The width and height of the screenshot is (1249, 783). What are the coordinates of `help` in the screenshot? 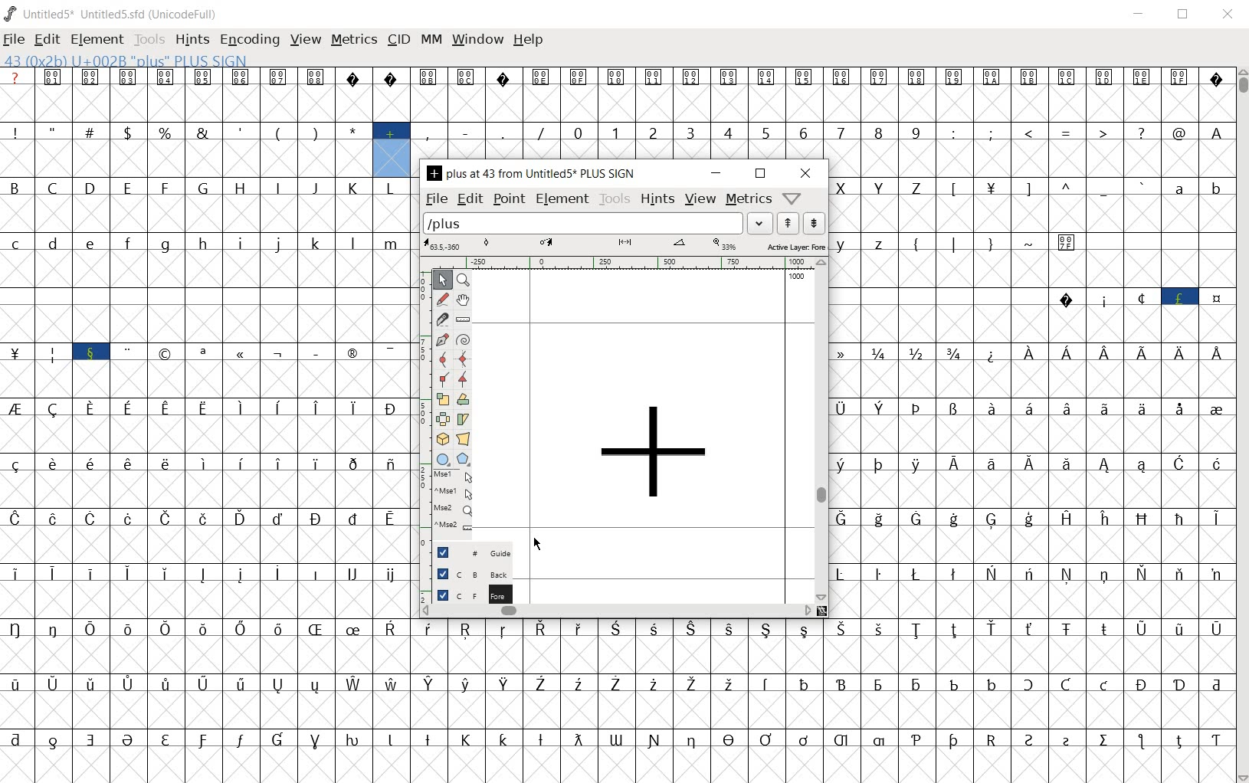 It's located at (529, 41).